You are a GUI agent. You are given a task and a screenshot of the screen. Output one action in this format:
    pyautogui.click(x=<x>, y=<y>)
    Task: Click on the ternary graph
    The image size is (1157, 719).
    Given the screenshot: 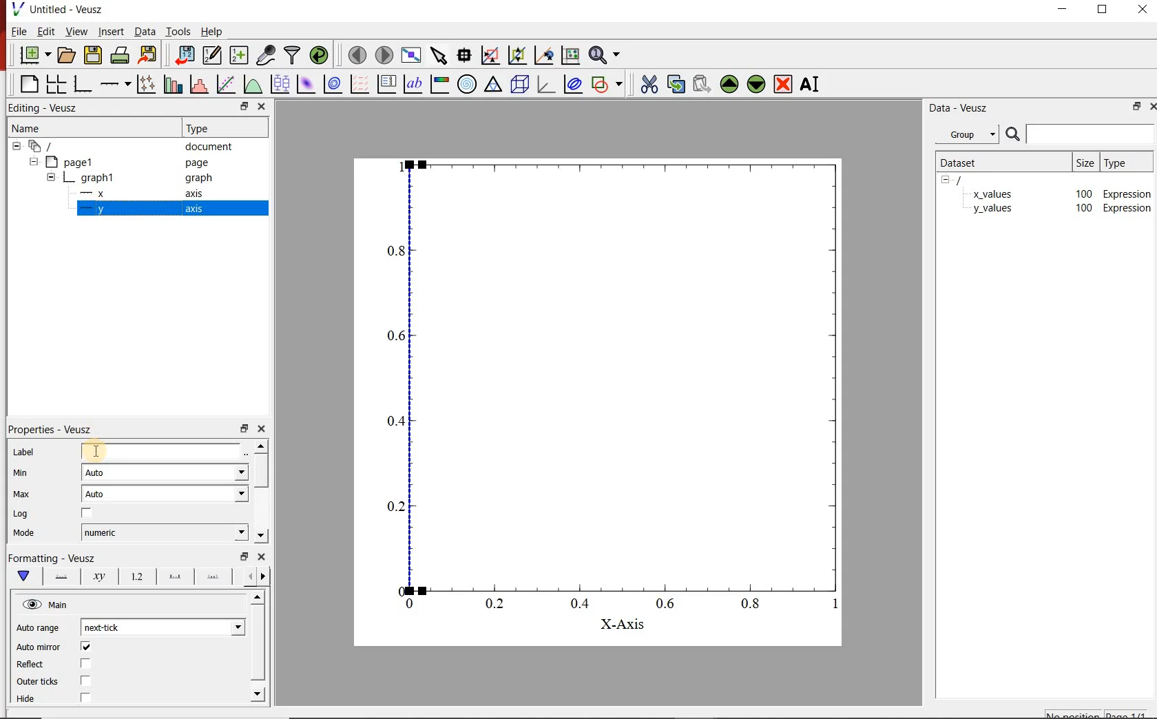 What is the action you would take?
    pyautogui.click(x=494, y=86)
    